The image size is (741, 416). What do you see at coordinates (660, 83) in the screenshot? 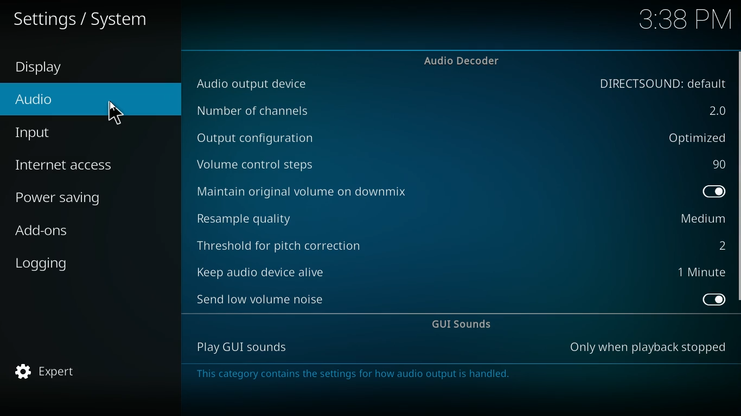
I see `directsound: default` at bounding box center [660, 83].